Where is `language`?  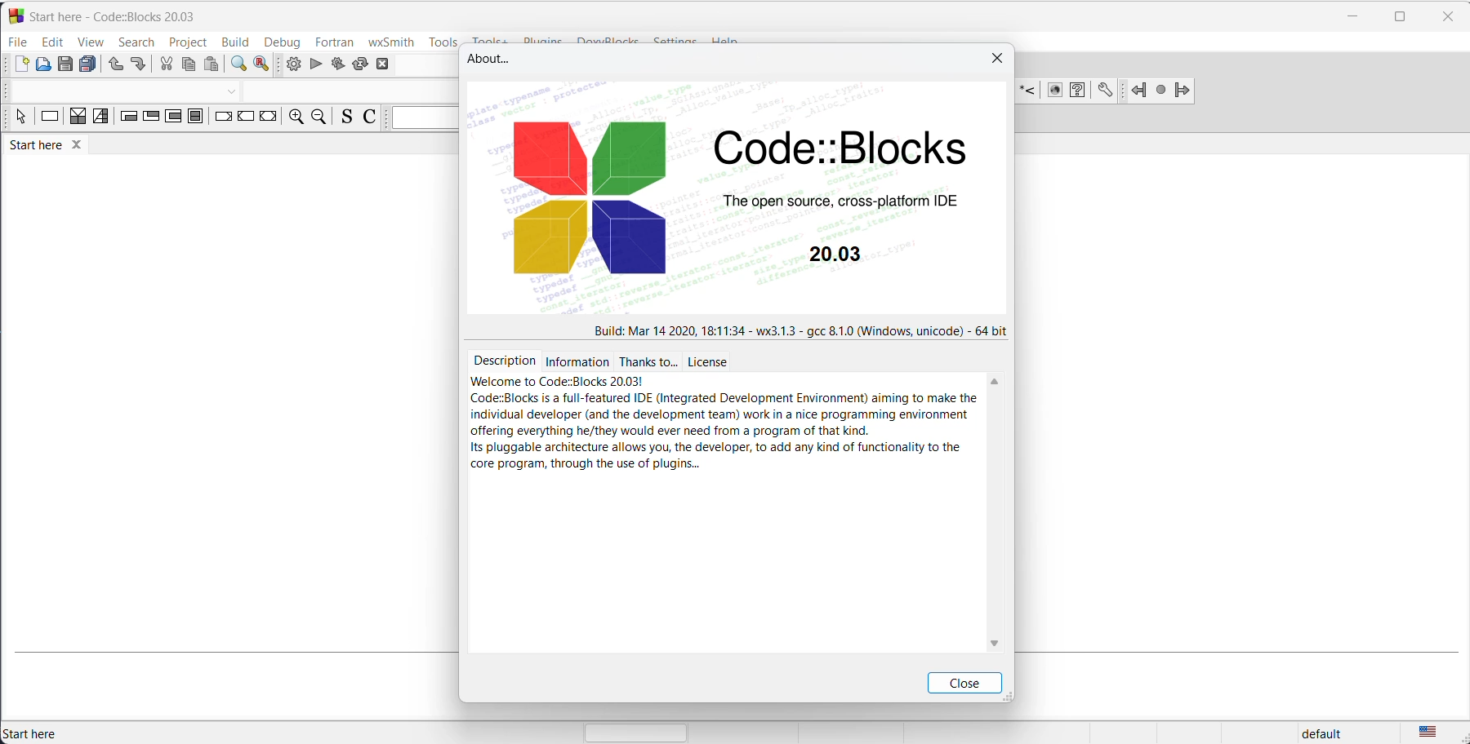
language is located at coordinates (1437, 733).